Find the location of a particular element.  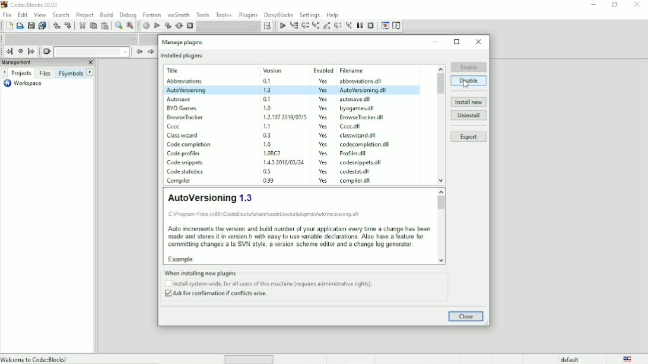

Compiler.dll is located at coordinates (357, 181).